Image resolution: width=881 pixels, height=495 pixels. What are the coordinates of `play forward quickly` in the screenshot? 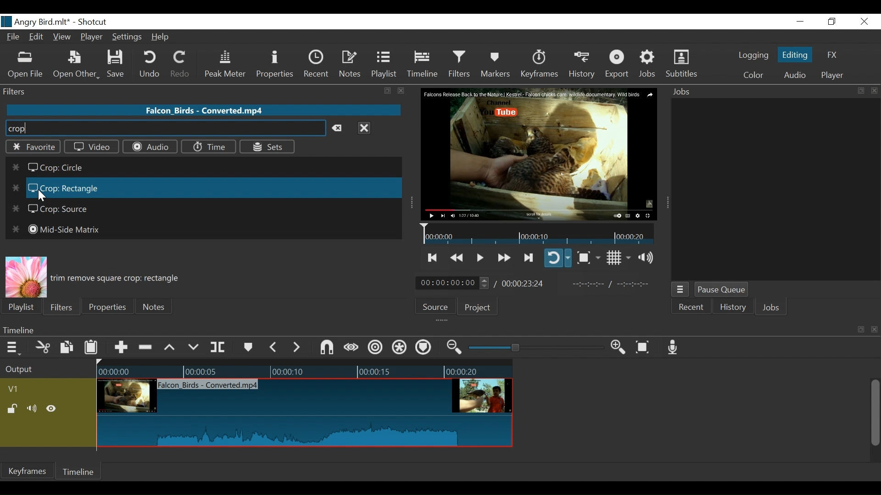 It's located at (503, 258).